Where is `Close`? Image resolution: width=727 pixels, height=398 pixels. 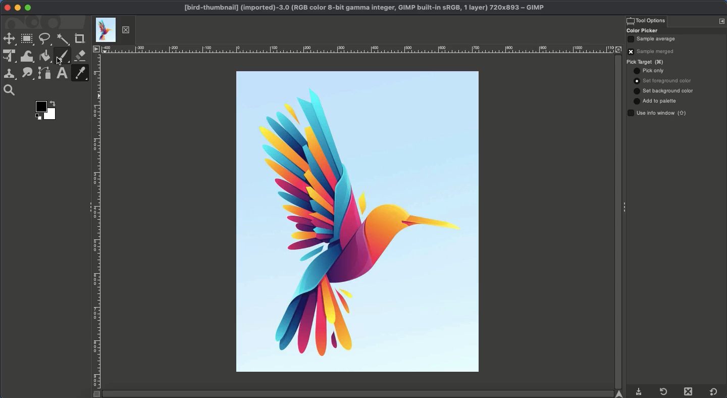 Close is located at coordinates (8, 8).